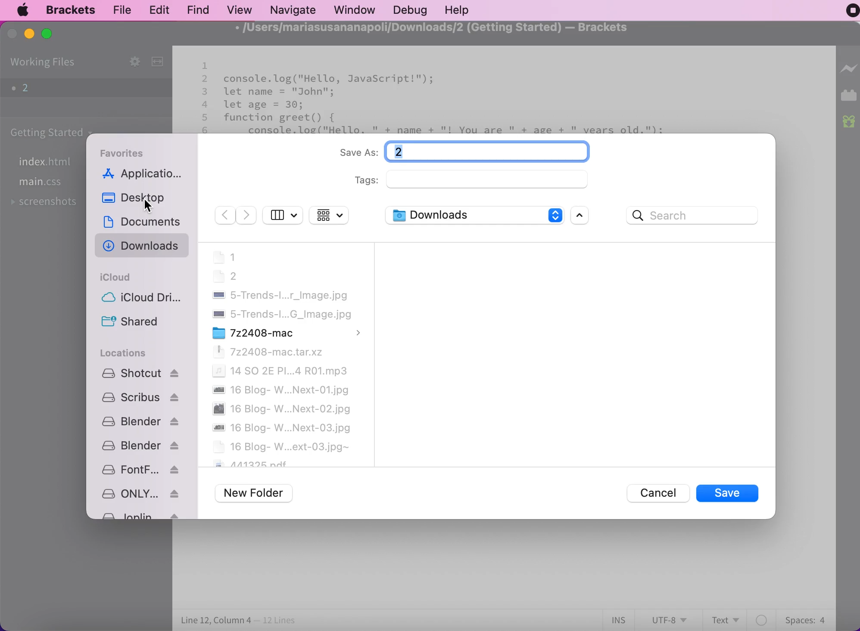 The width and height of the screenshot is (860, 631). What do you see at coordinates (728, 493) in the screenshot?
I see `save` at bounding box center [728, 493].